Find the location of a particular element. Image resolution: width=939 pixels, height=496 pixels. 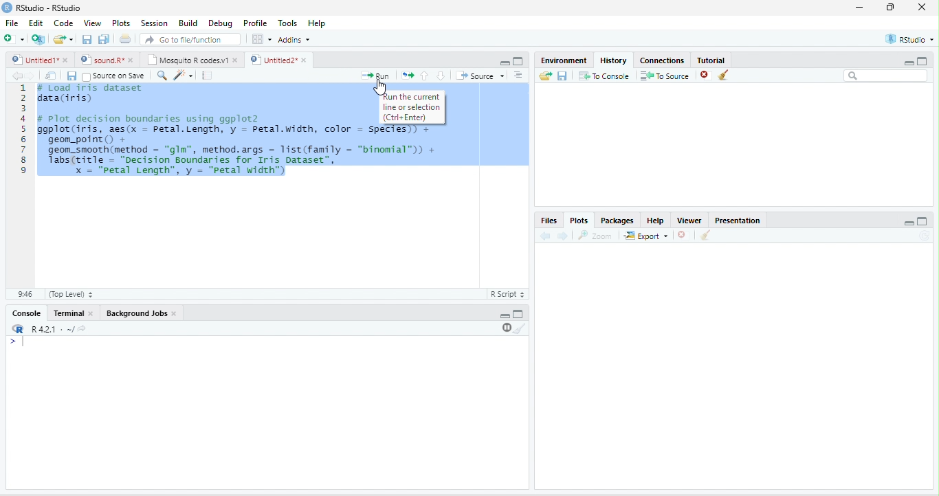

Source on Save is located at coordinates (113, 76).